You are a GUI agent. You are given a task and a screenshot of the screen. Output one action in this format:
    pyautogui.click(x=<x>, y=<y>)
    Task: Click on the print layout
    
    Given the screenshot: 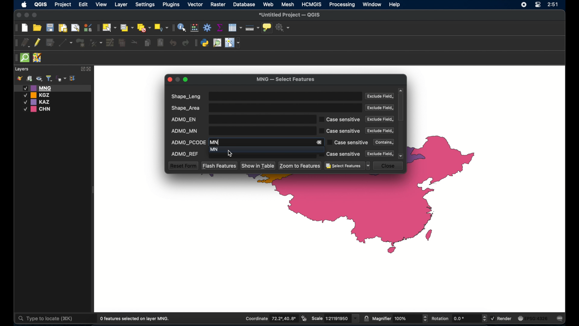 What is the action you would take?
    pyautogui.click(x=62, y=27)
    